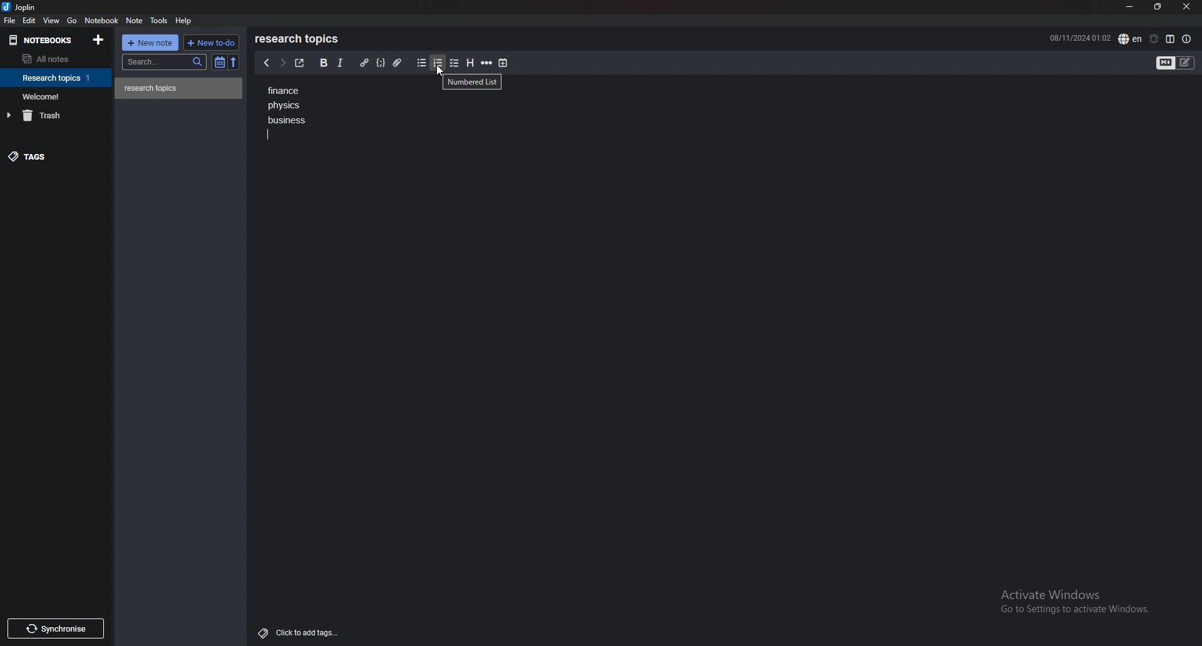 The width and height of the screenshot is (1202, 646). I want to click on search bar, so click(165, 61).